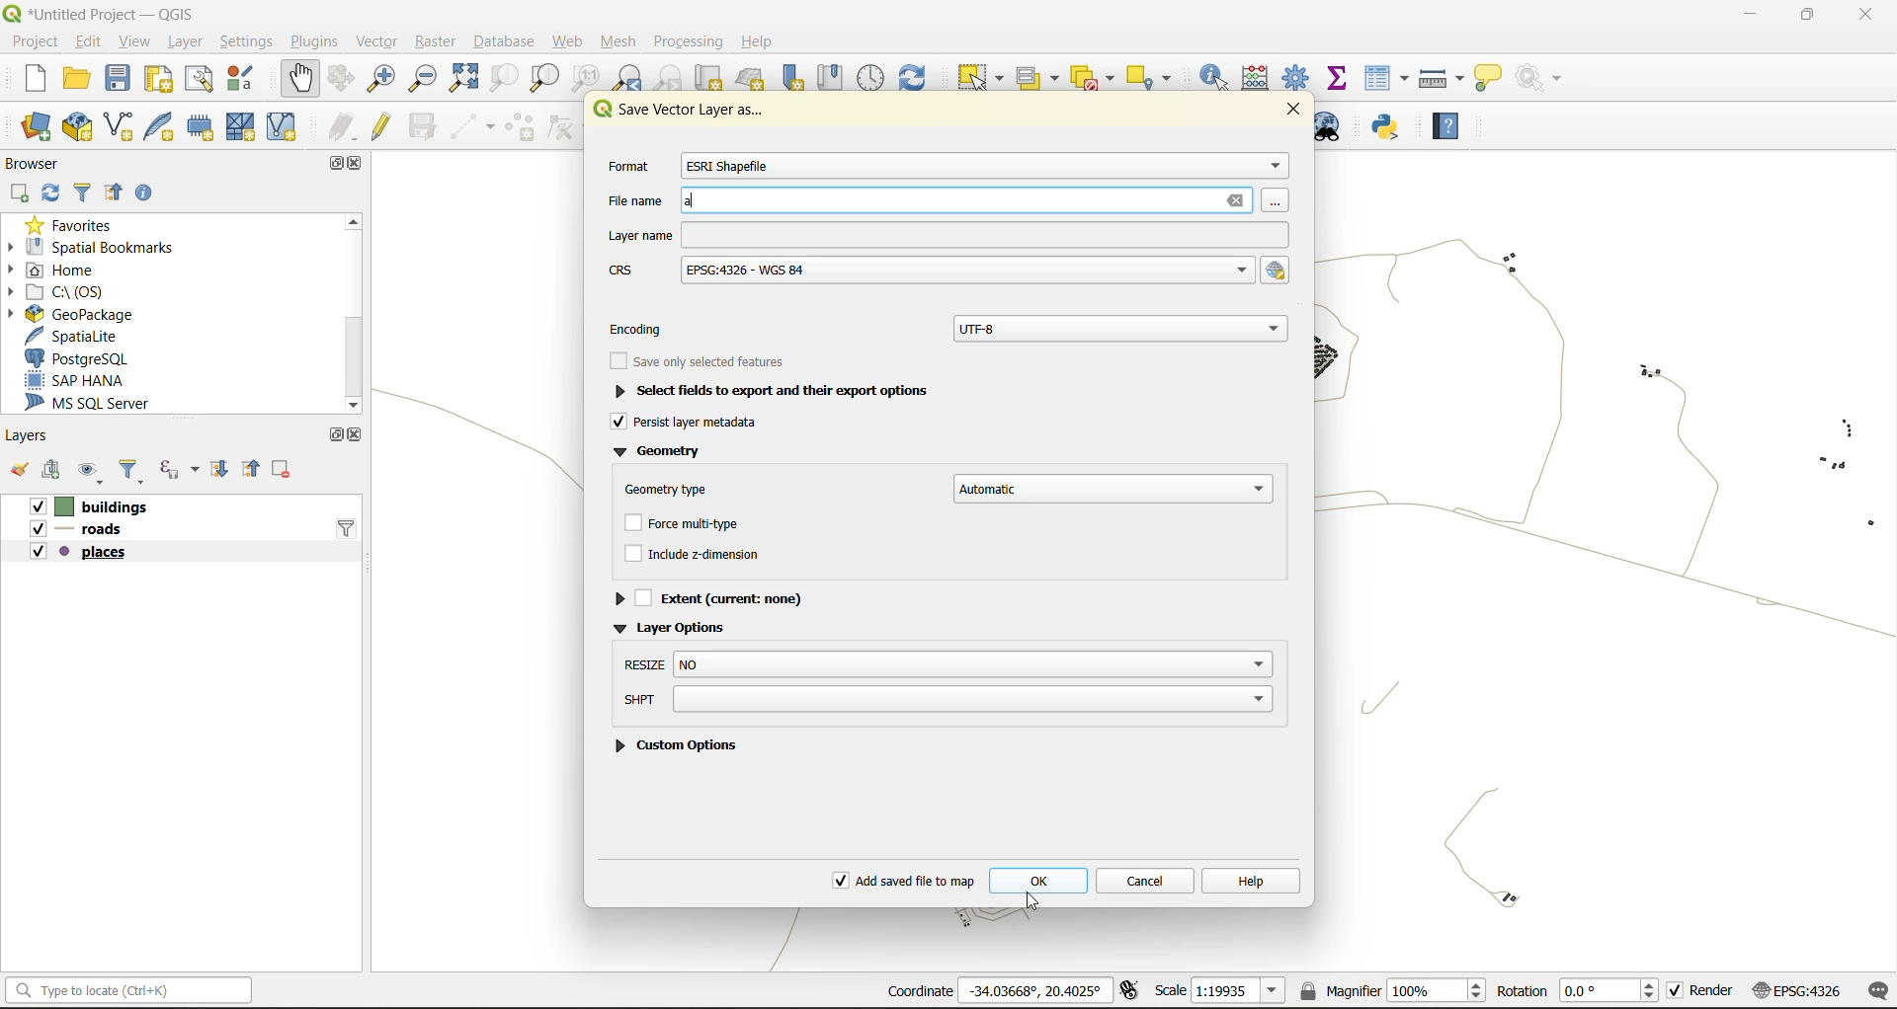  What do you see at coordinates (23, 194) in the screenshot?
I see `add` at bounding box center [23, 194].